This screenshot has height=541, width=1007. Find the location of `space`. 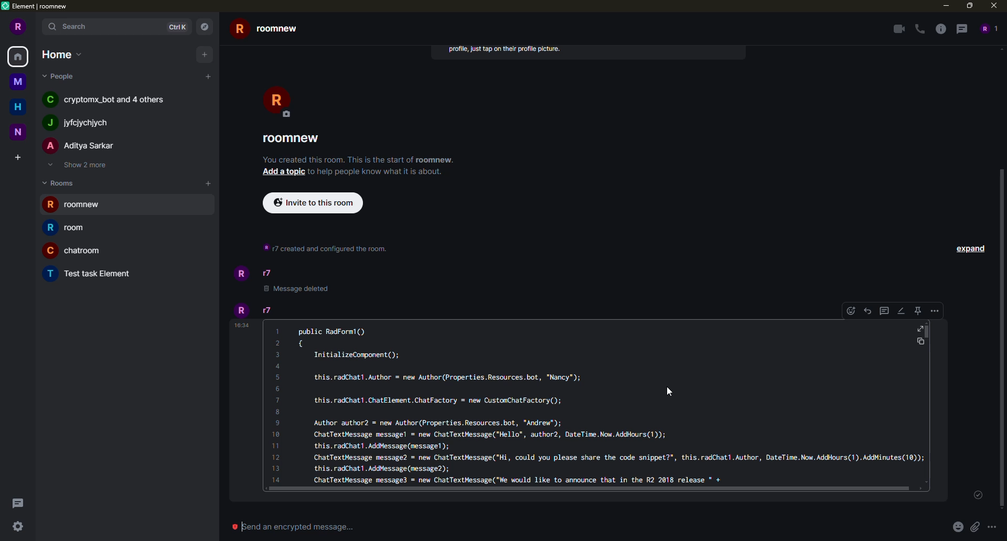

space is located at coordinates (18, 132).